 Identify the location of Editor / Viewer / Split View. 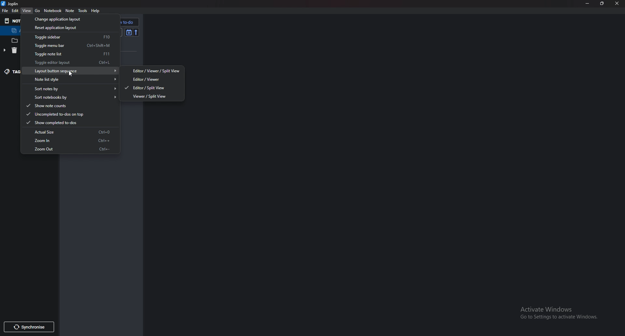
(154, 71).